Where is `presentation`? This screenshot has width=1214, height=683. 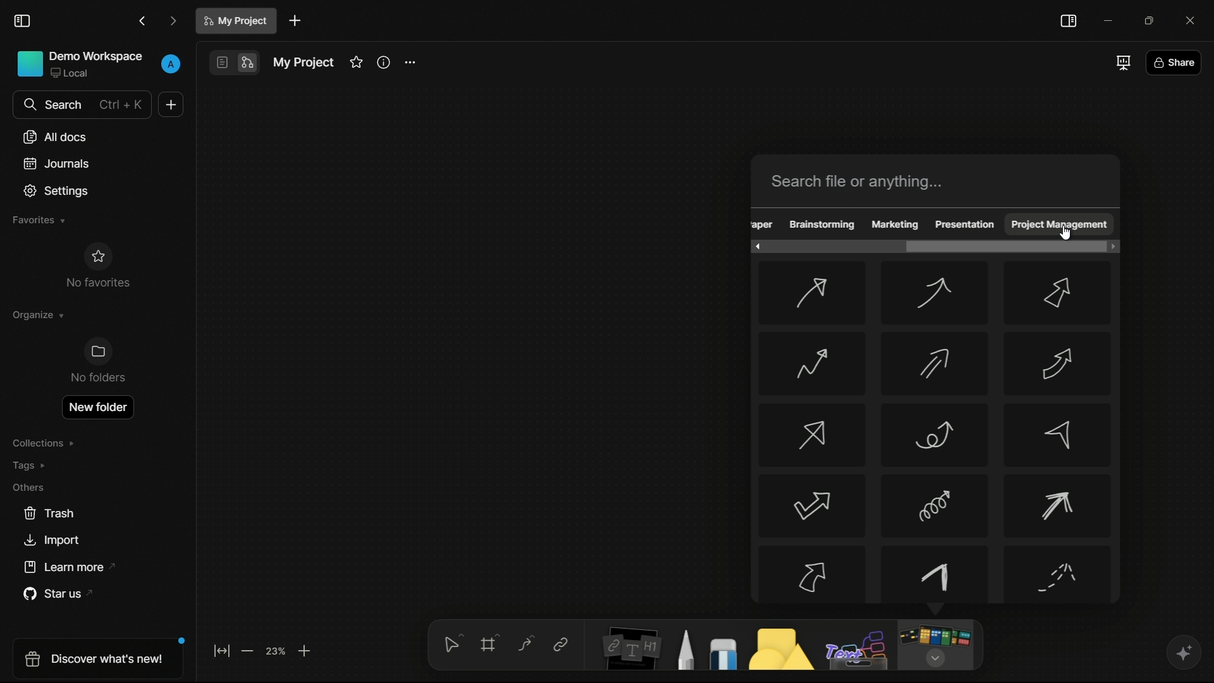
presentation is located at coordinates (964, 224).